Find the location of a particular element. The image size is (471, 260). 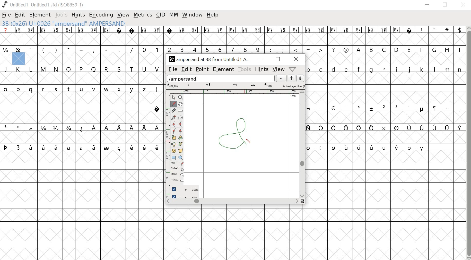

p is located at coordinates (19, 90).